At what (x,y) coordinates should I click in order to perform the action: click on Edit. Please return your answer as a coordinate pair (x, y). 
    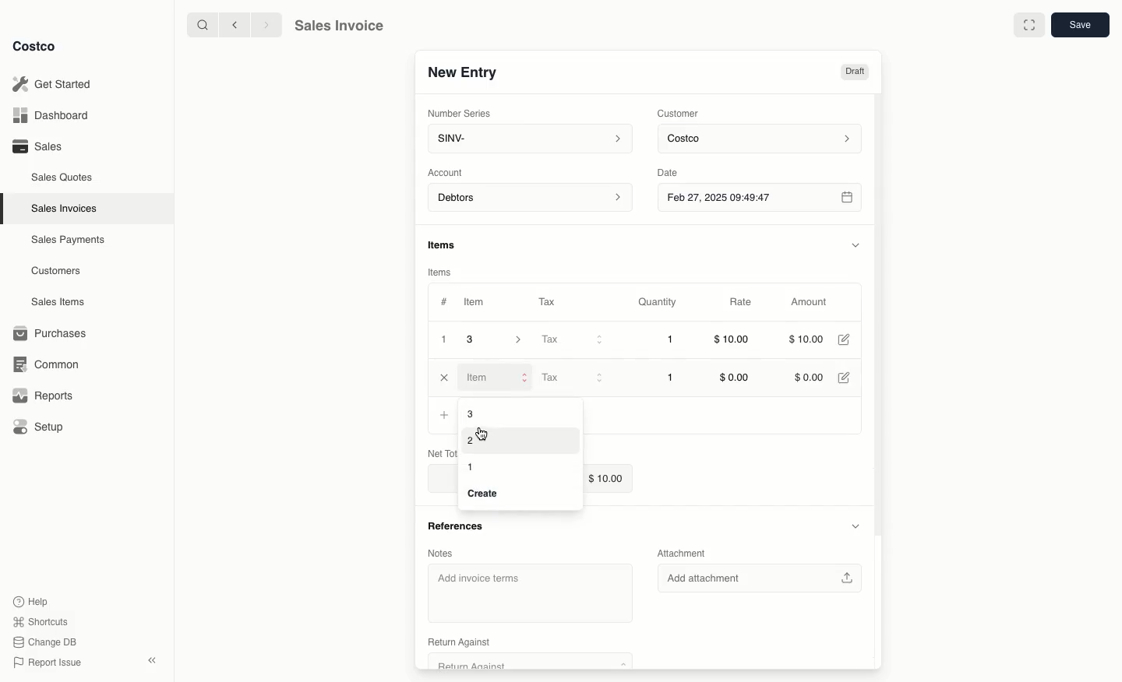
    Looking at the image, I should click on (847, 378).